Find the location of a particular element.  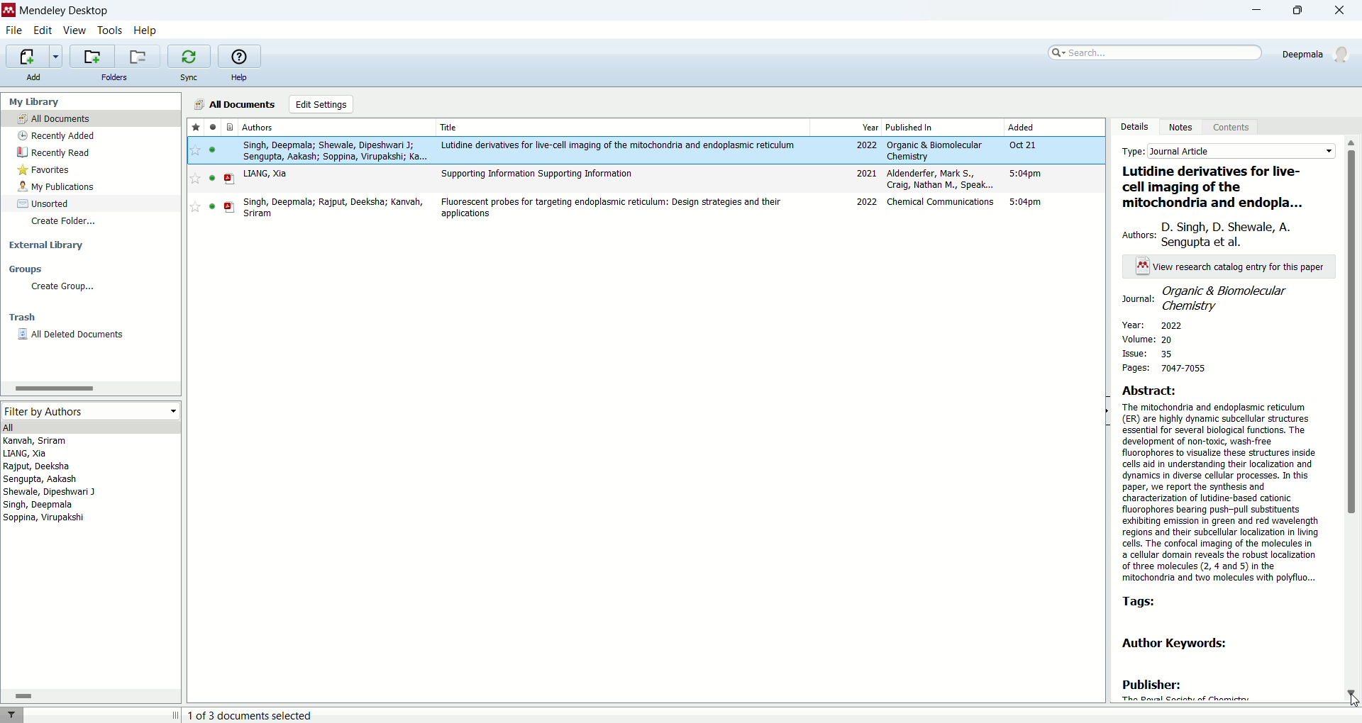

all documents is located at coordinates (232, 104).